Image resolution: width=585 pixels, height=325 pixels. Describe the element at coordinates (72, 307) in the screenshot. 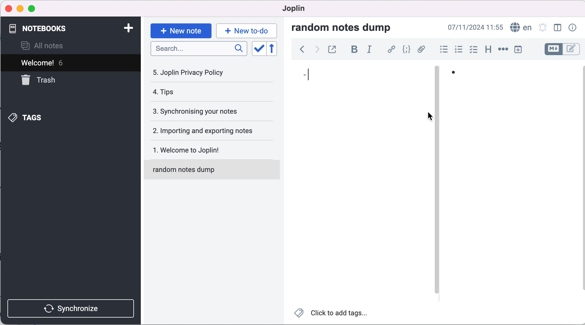

I see `synchronize` at that location.